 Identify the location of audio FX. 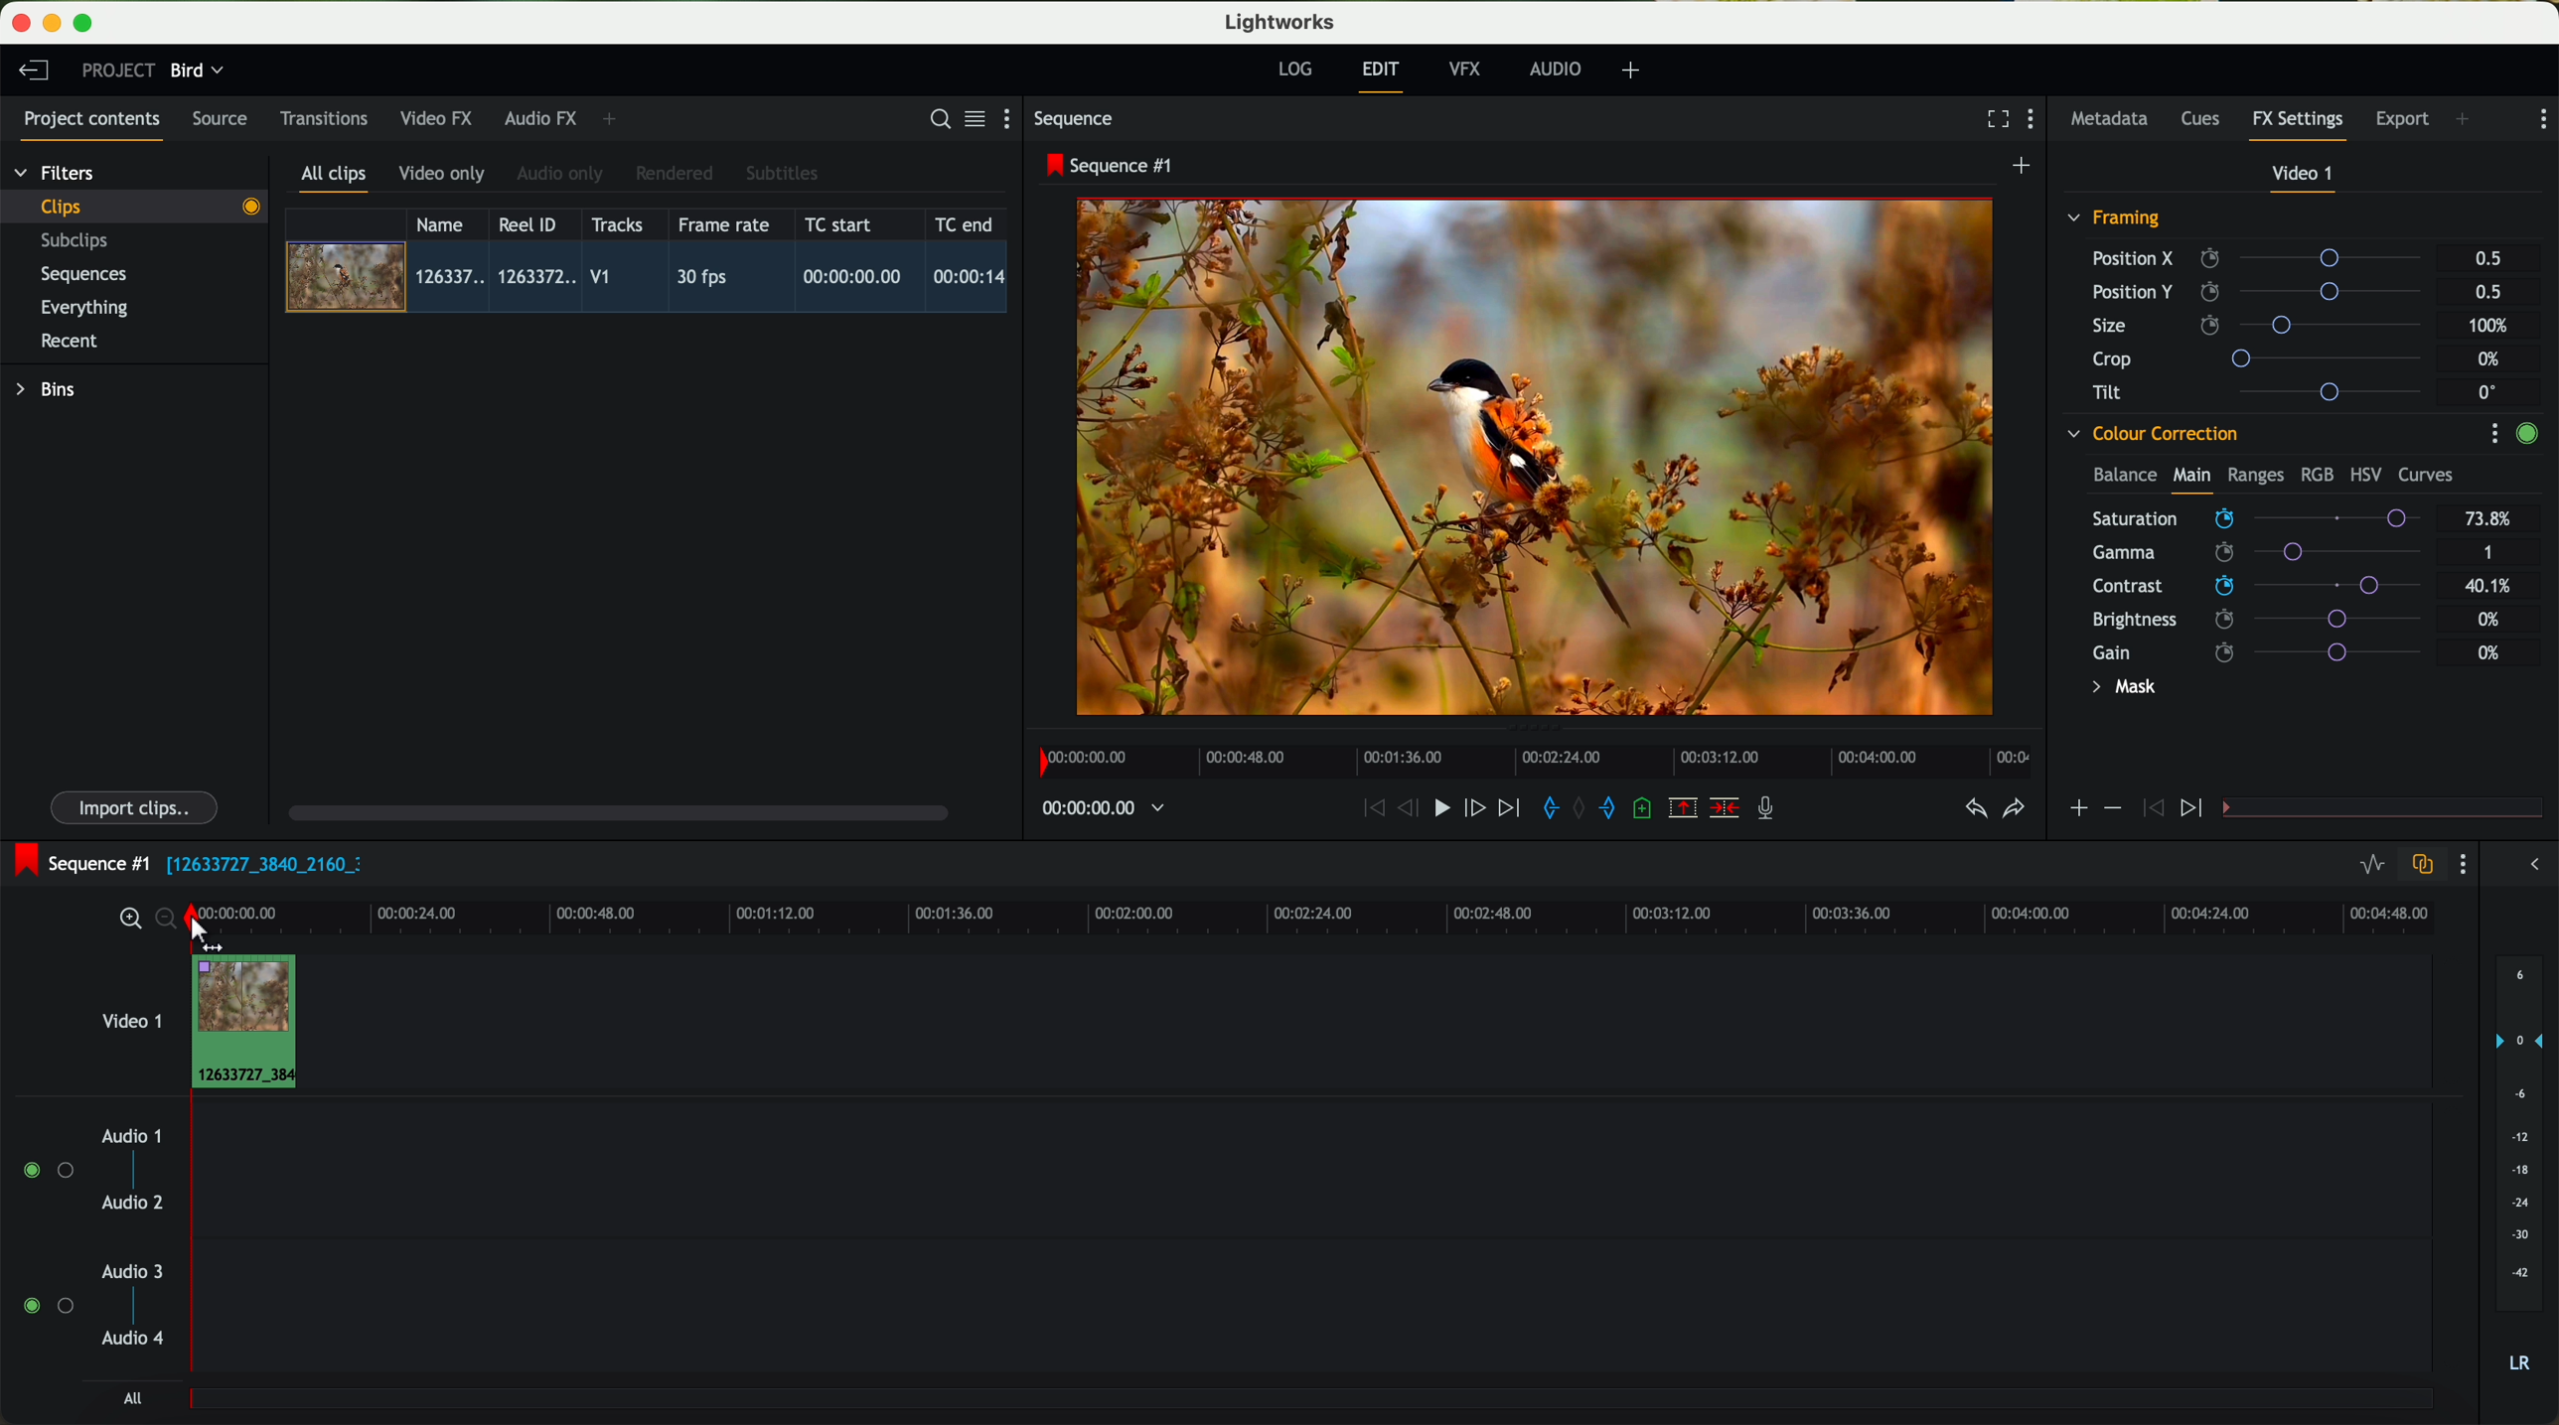
(541, 117).